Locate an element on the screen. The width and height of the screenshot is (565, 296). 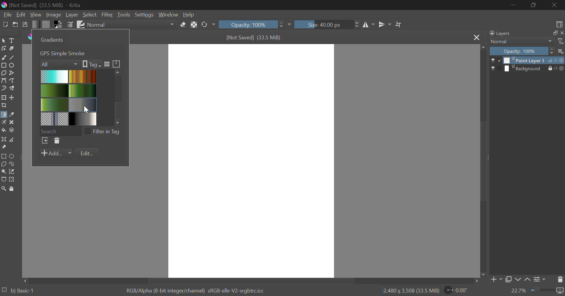
icon is located at coordinates (561, 68).